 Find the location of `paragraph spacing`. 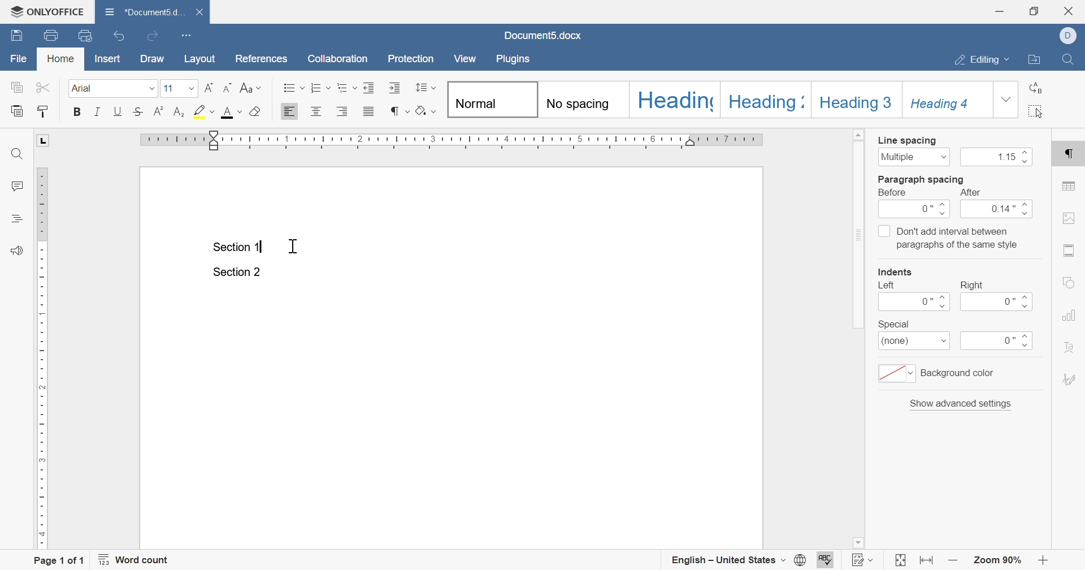

paragraph spacing is located at coordinates (922, 179).